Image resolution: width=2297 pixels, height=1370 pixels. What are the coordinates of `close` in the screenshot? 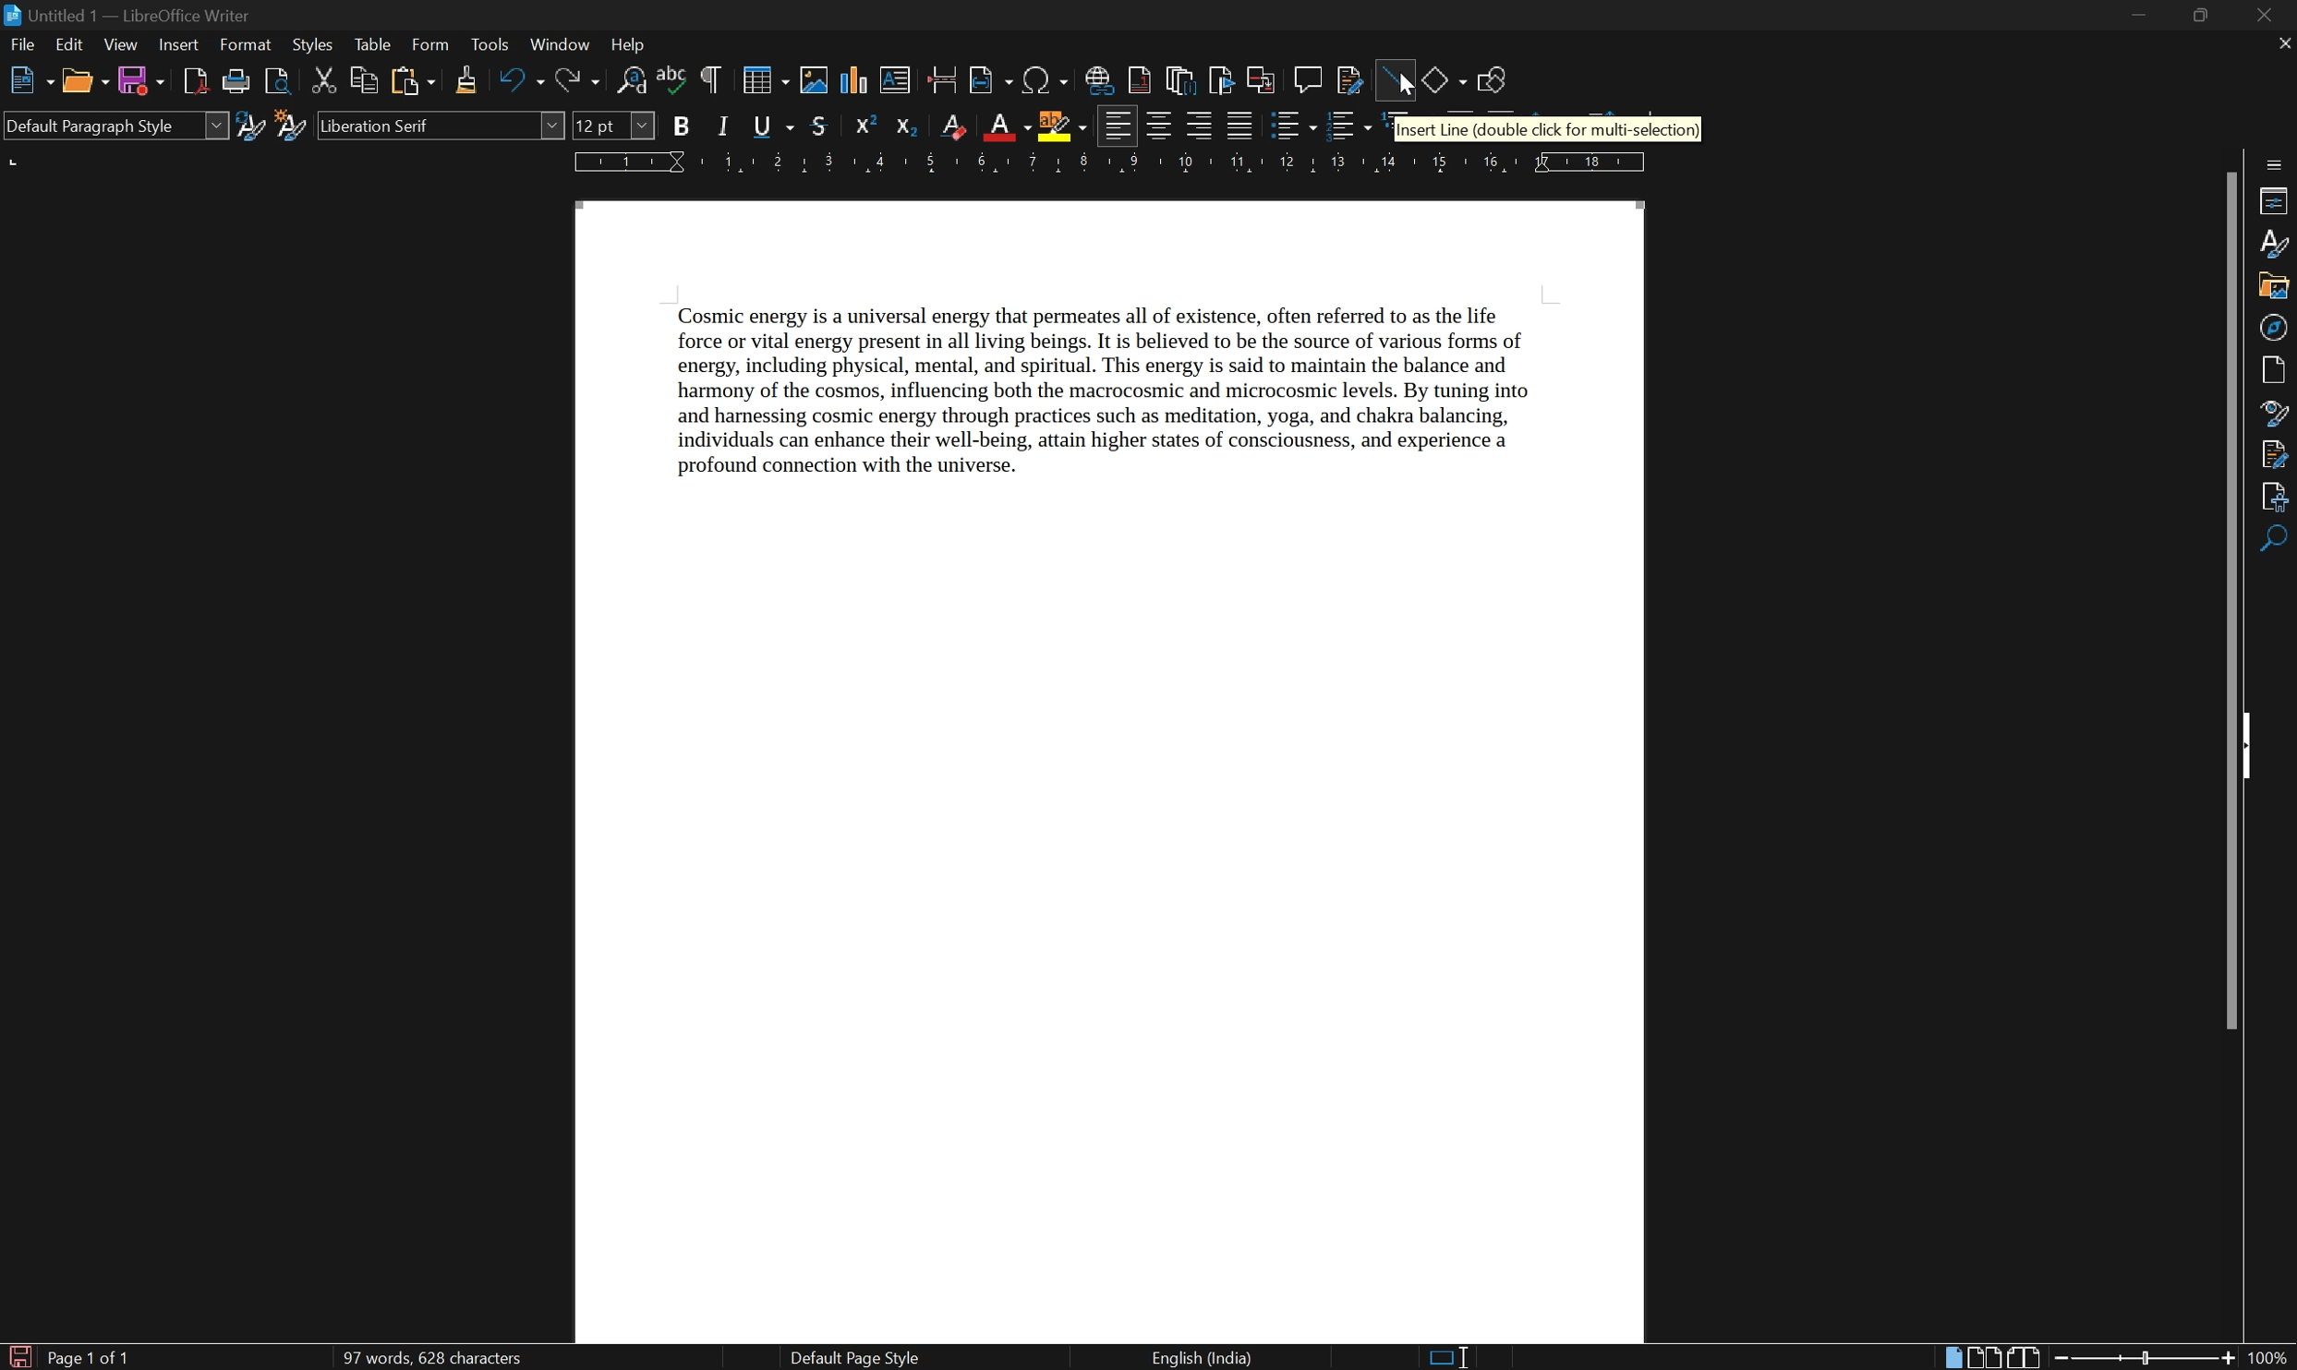 It's located at (2273, 15).